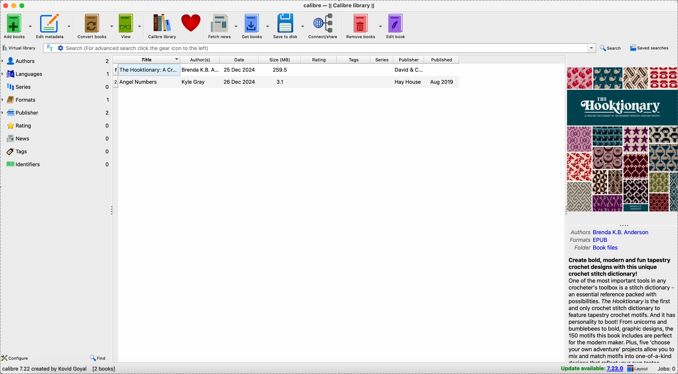  Describe the element at coordinates (287, 71) in the screenshot. I see `first book` at that location.